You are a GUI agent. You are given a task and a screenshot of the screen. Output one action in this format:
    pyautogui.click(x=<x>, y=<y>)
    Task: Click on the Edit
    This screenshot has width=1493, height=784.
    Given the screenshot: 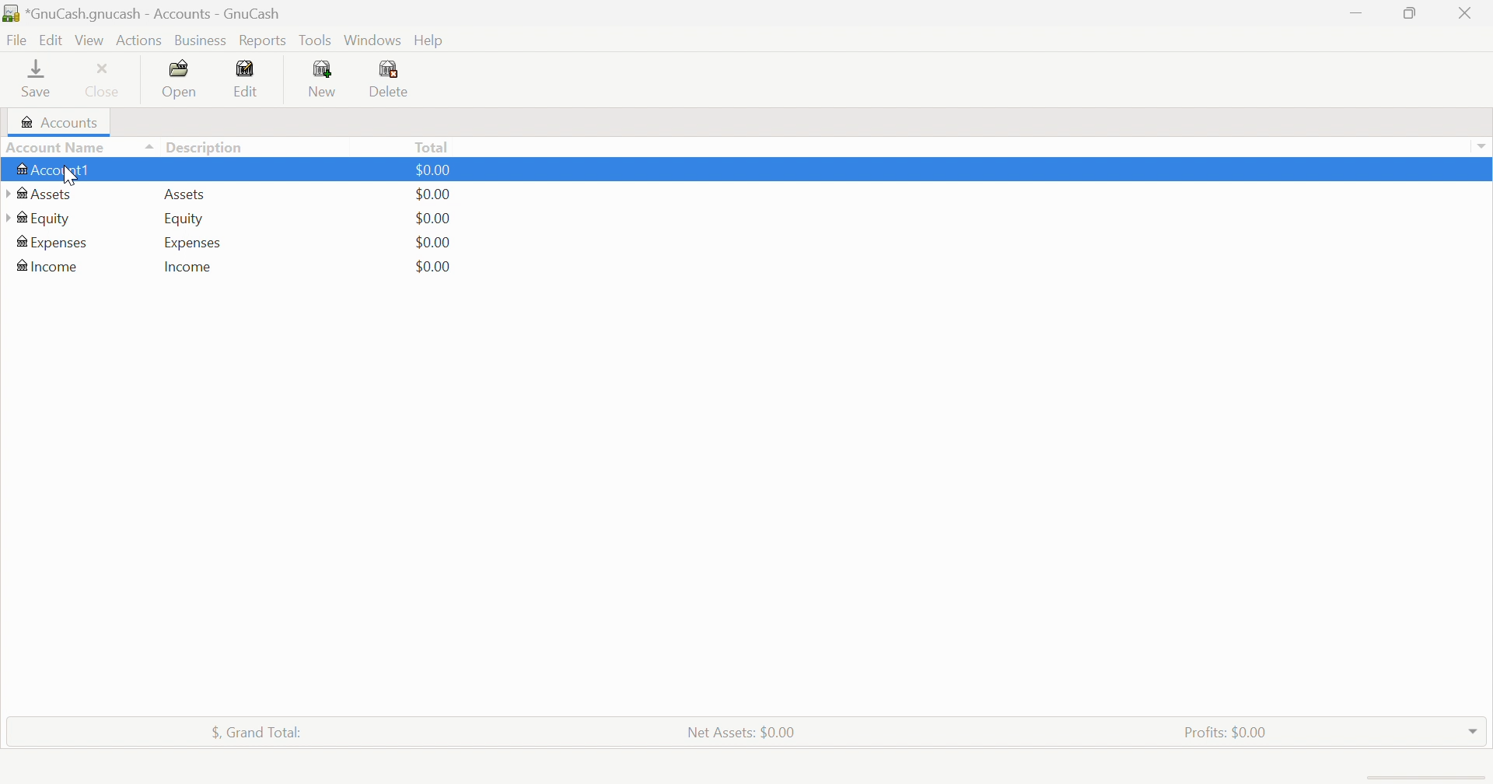 What is the action you would take?
    pyautogui.click(x=251, y=79)
    